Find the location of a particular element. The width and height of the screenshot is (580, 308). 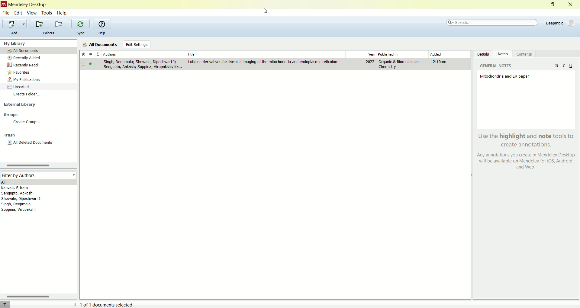

filter documents by authors, tags or publication is located at coordinates (9, 304).